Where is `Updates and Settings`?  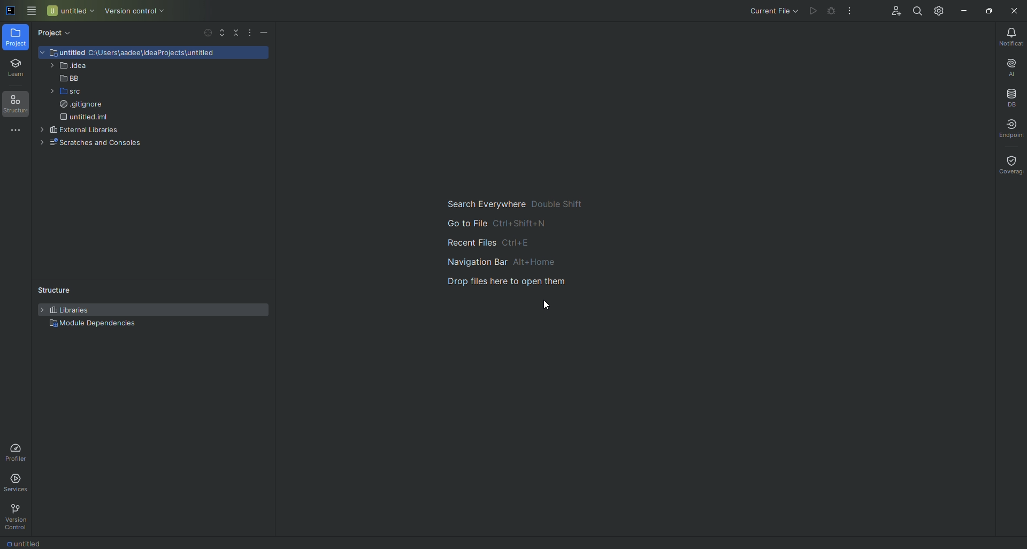 Updates and Settings is located at coordinates (938, 11).